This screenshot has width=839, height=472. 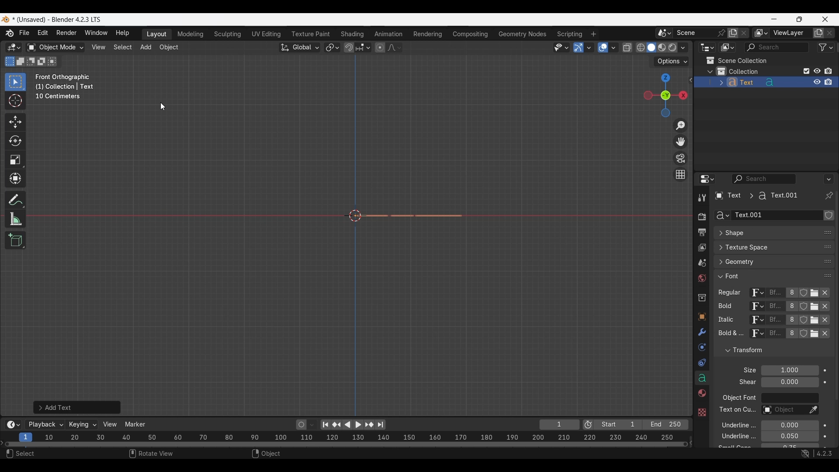 What do you see at coordinates (761, 33) in the screenshot?
I see `The active workspace view layer showing in the window` at bounding box center [761, 33].